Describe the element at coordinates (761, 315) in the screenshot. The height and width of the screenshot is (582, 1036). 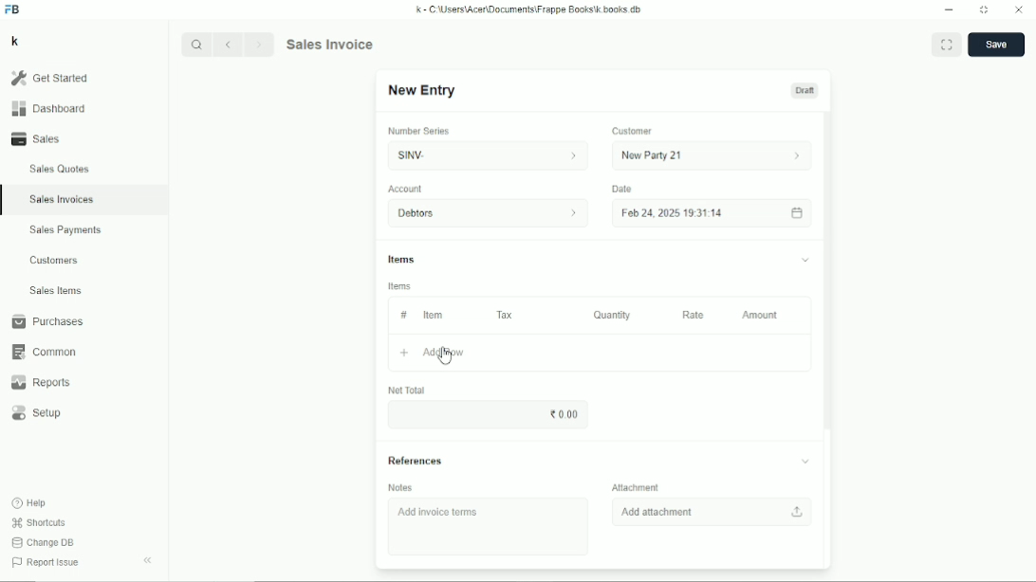
I see `Amount` at that location.